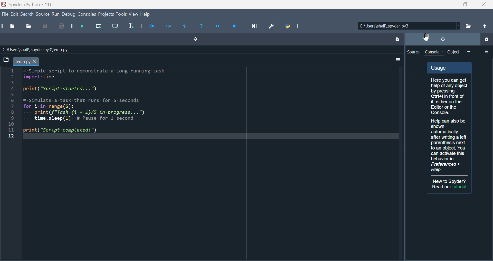 This screenshot has width=493, height=261. Describe the element at coordinates (27, 14) in the screenshot. I see `search` at that location.